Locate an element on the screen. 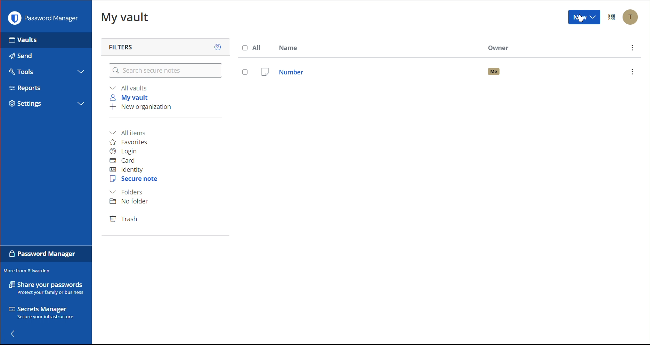  Secure Note is located at coordinates (135, 179).